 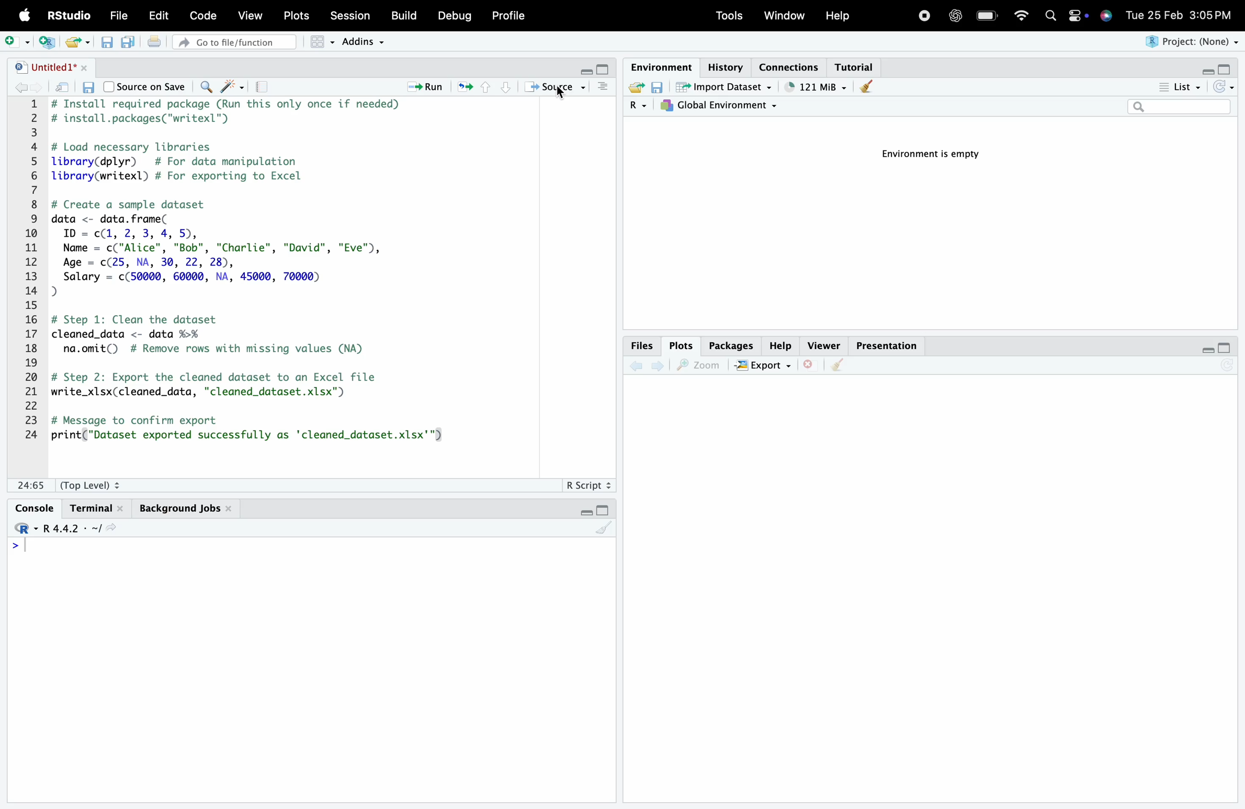 I want to click on Environment is empty, so click(x=926, y=158).